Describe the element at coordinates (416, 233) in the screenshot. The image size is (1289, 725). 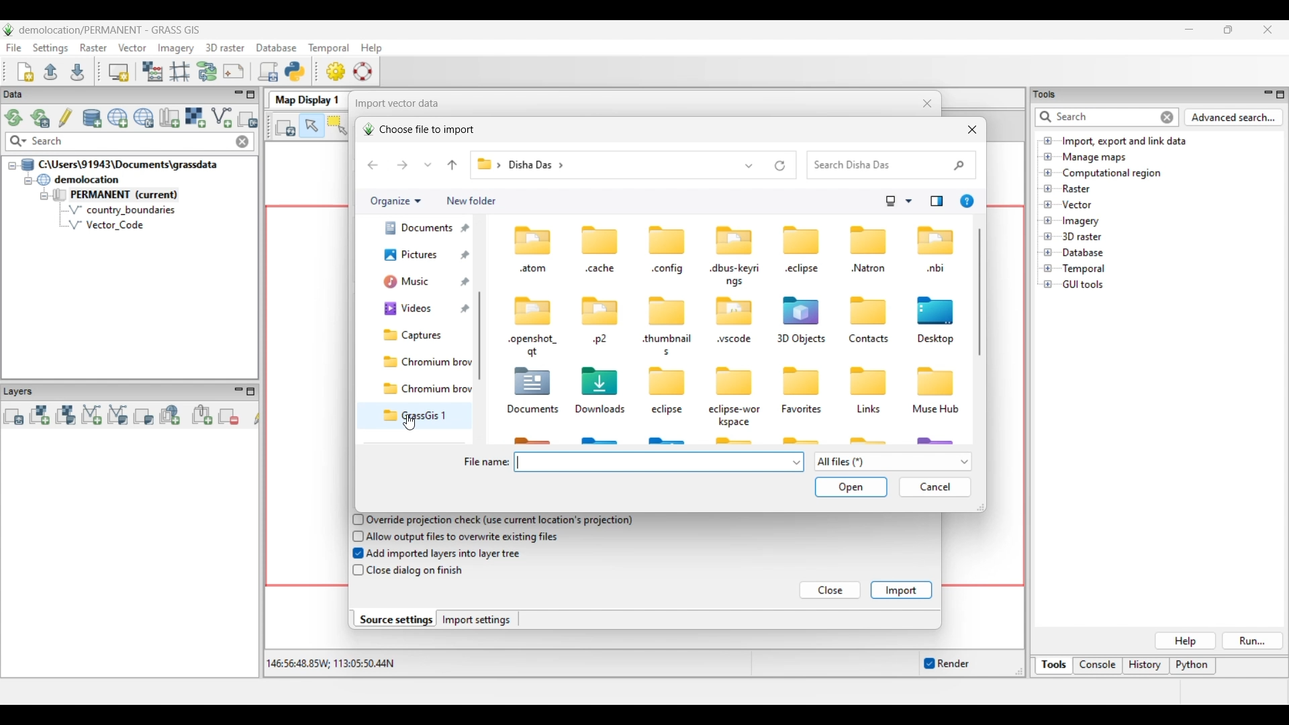
I see `Home folder` at that location.